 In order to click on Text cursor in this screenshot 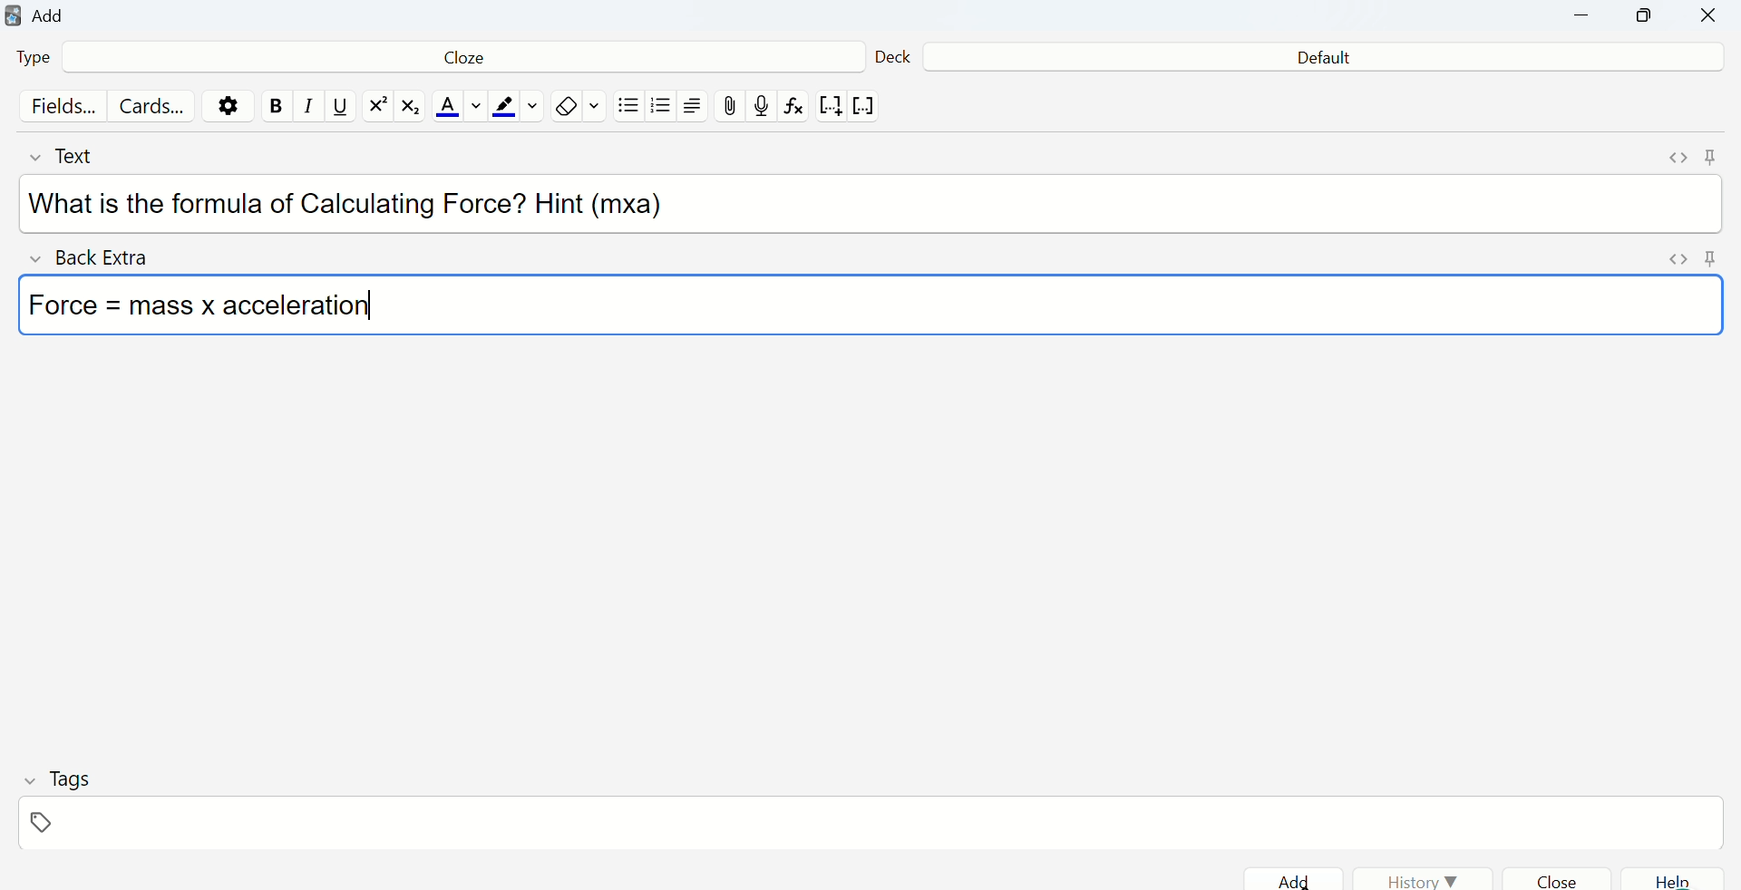, I will do `click(388, 299)`.